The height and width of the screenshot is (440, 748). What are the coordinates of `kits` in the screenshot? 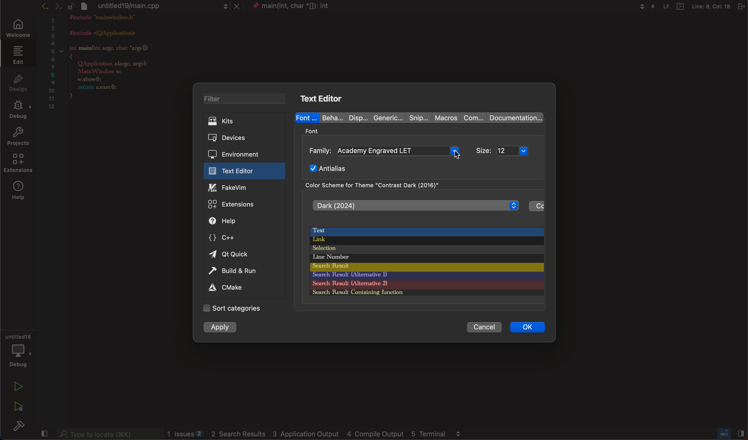 It's located at (245, 121).